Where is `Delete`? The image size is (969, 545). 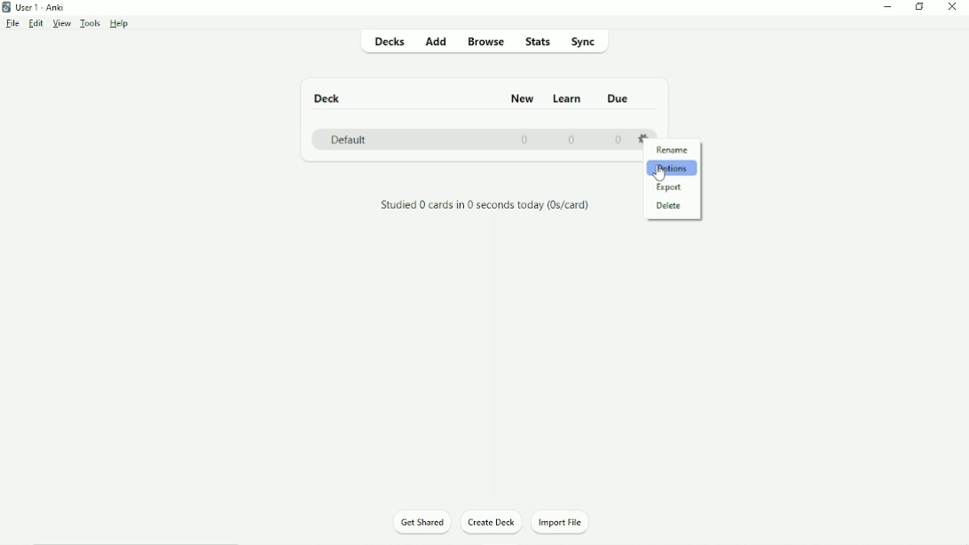 Delete is located at coordinates (670, 206).